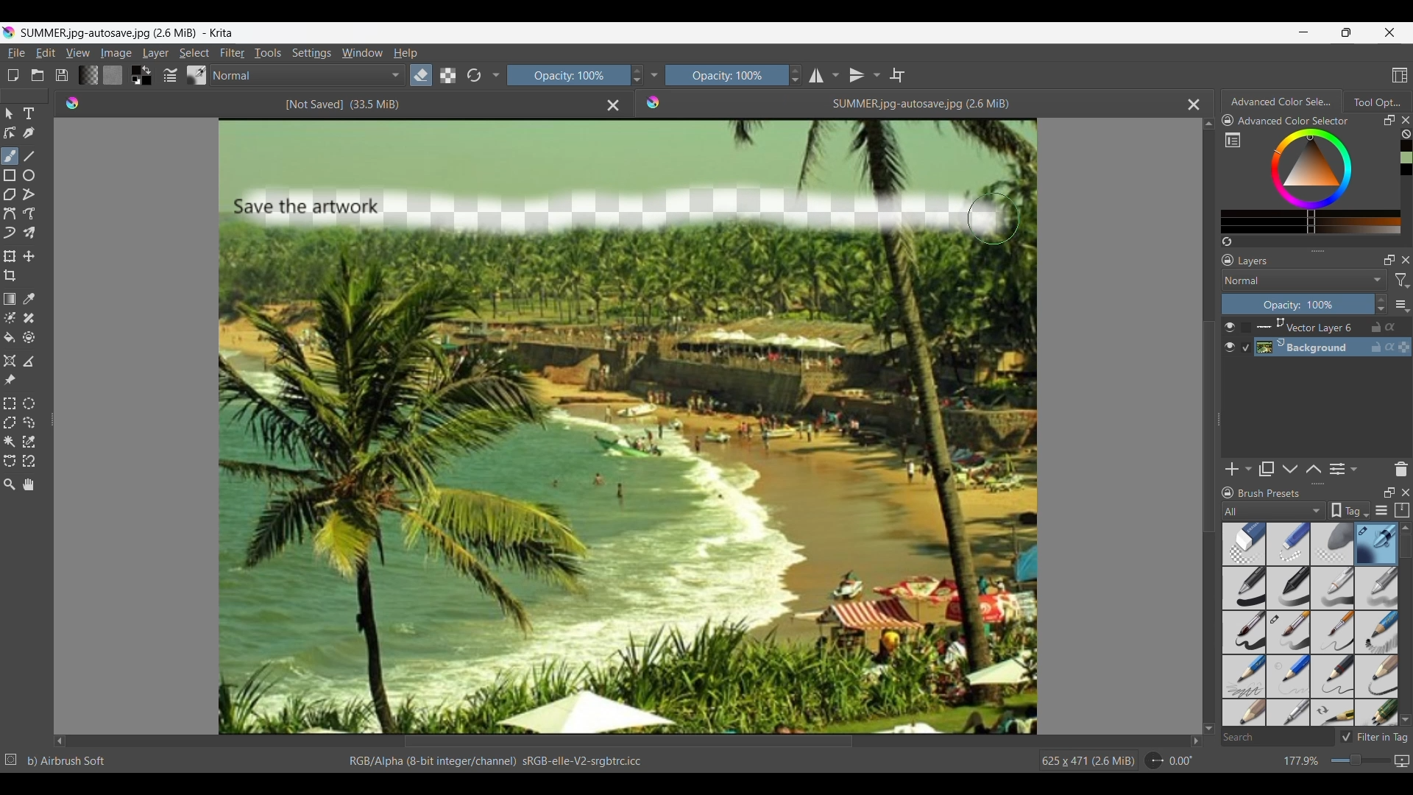  I want to click on Ellipse tool, so click(29, 175).